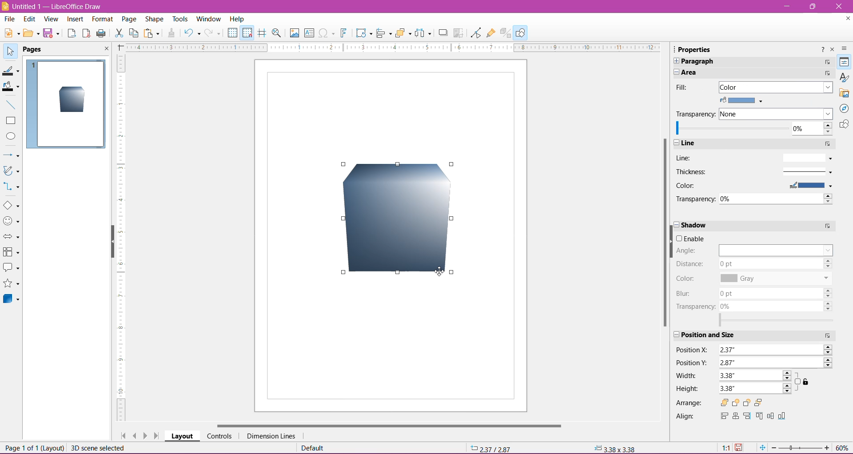 The width and height of the screenshot is (853, 454). Describe the element at coordinates (448, 271) in the screenshot. I see `cursor` at that location.